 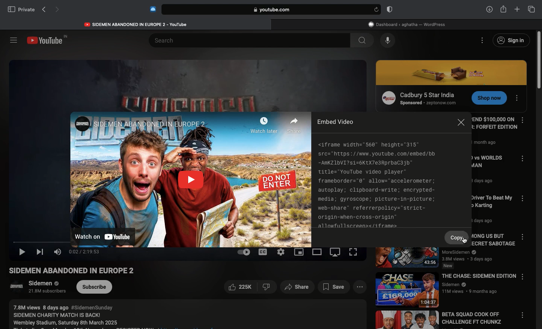 What do you see at coordinates (57, 252) in the screenshot?
I see `Volume` at bounding box center [57, 252].